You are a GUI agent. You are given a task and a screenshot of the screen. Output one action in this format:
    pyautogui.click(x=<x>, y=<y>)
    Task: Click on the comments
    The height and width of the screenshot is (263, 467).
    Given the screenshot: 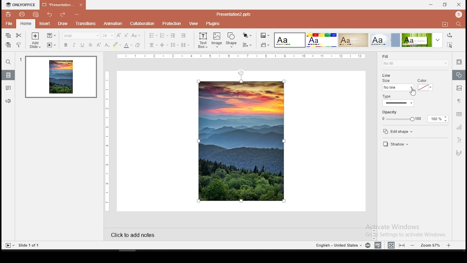 What is the action you would take?
    pyautogui.click(x=9, y=88)
    